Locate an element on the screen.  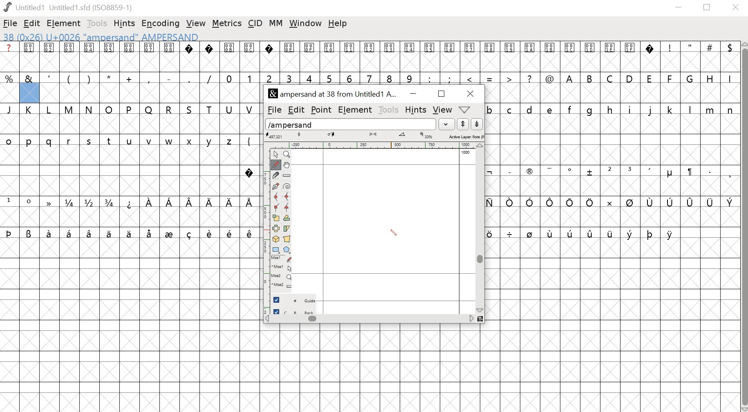
symbol is located at coordinates (191, 202).